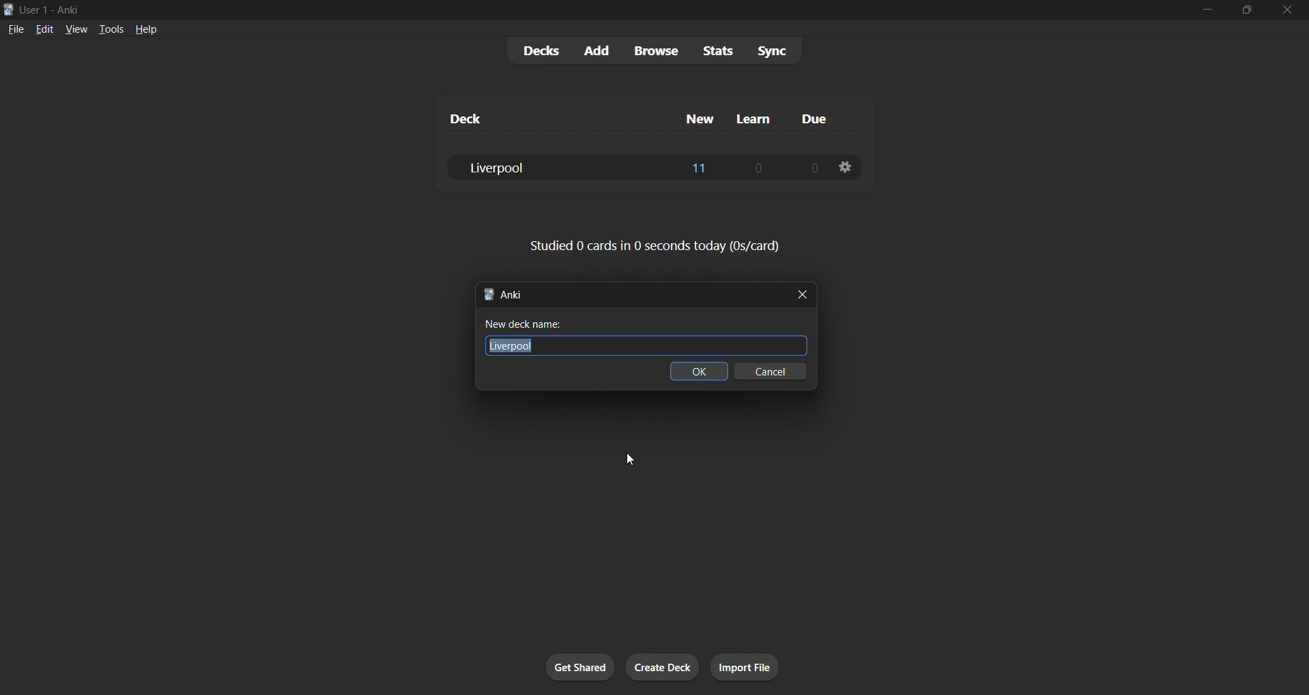  I want to click on browse, so click(653, 48).